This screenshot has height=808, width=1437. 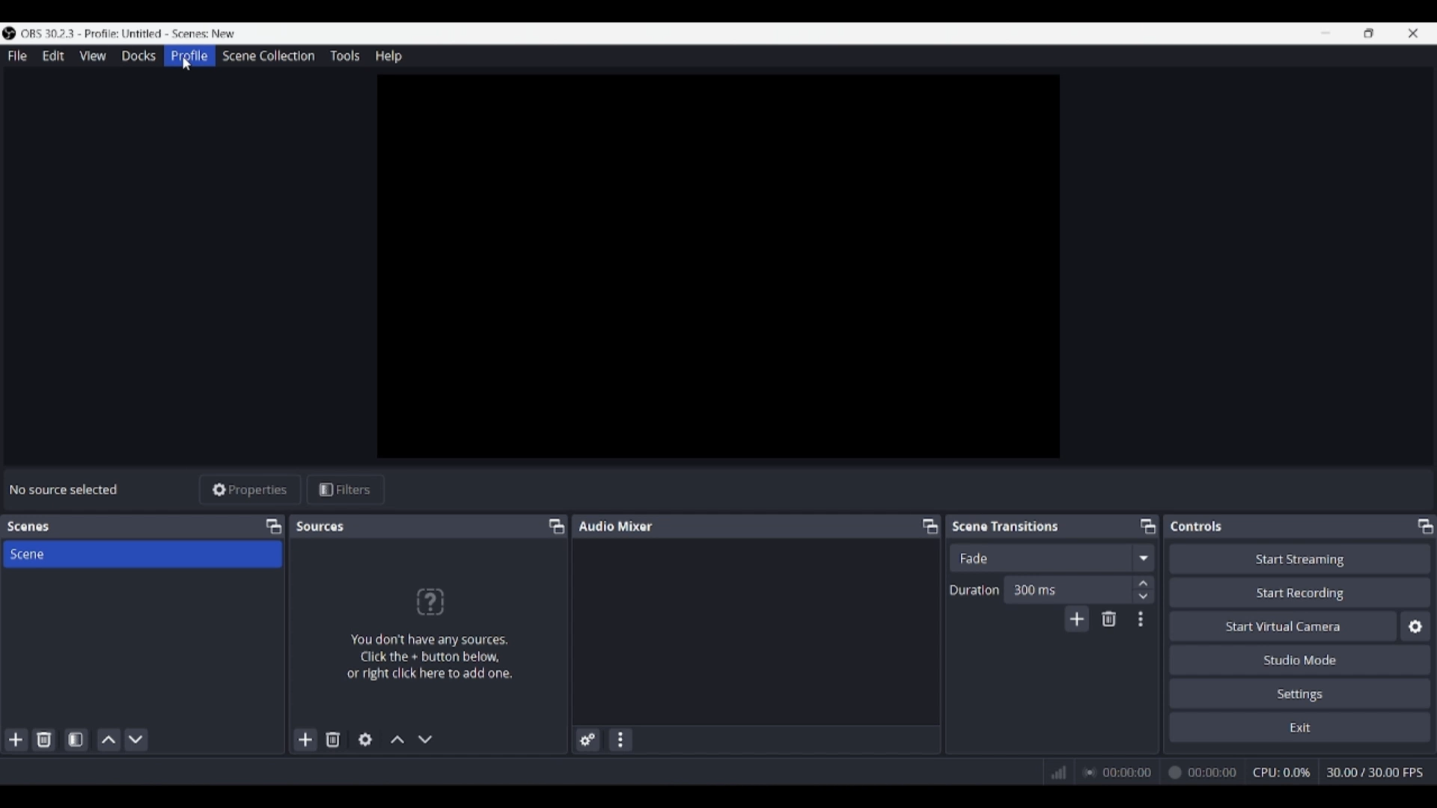 I want to click on Panel logo and text, so click(x=428, y=633).